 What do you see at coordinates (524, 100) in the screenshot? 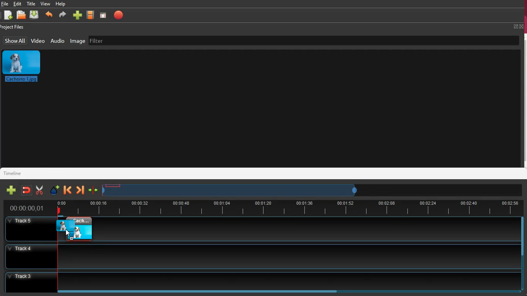
I see `vertical scroll bar` at bounding box center [524, 100].